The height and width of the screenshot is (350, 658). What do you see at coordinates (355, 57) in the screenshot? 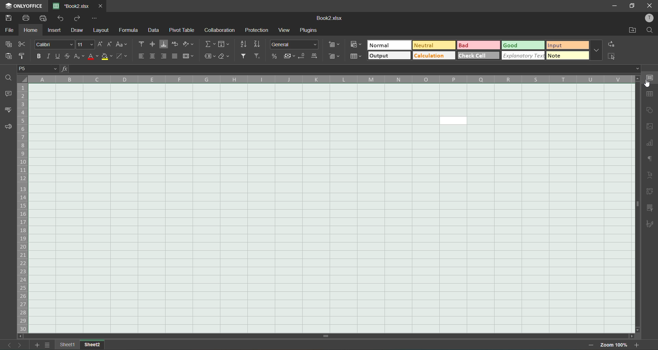
I see `format as table` at bounding box center [355, 57].